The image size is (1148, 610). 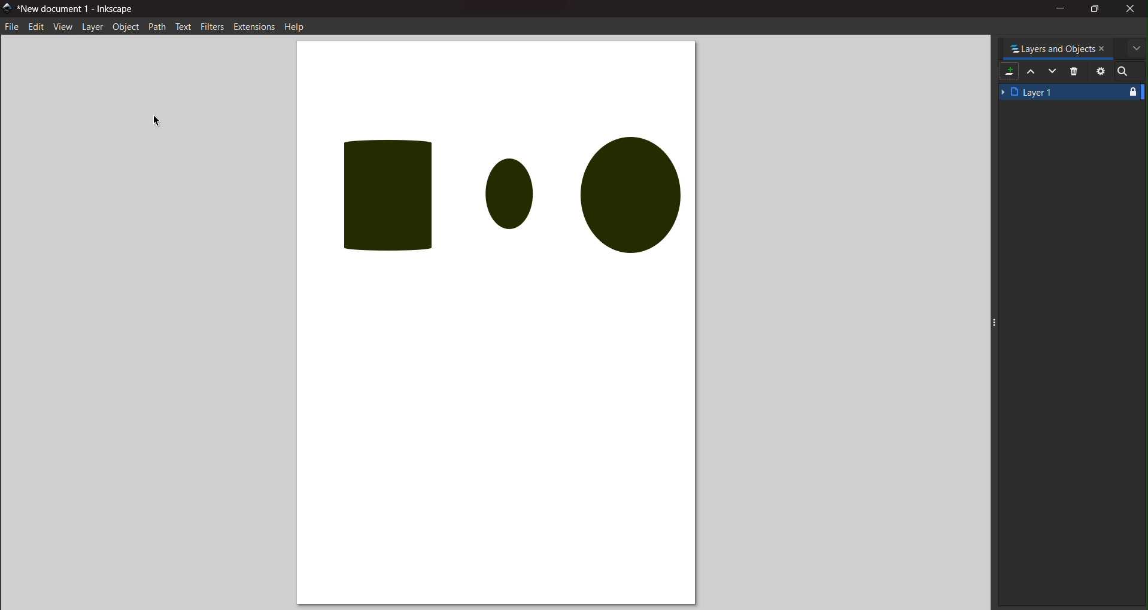 What do you see at coordinates (36, 26) in the screenshot?
I see `edit` at bounding box center [36, 26].